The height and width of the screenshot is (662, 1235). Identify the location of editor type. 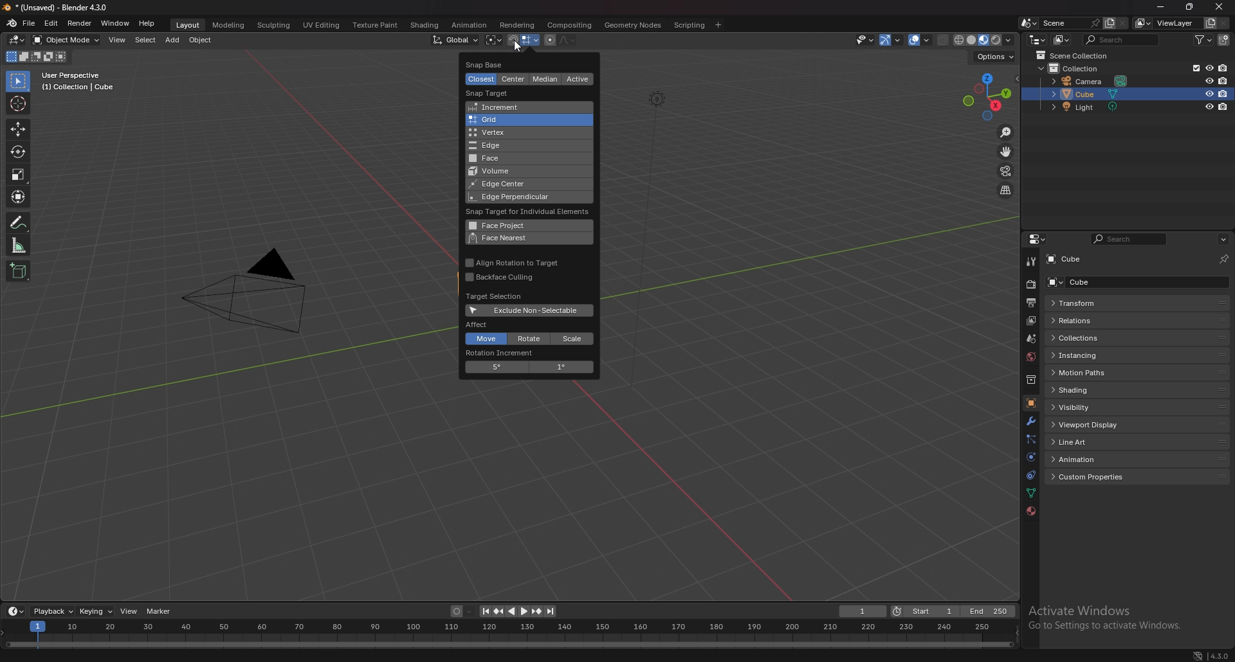
(16, 611).